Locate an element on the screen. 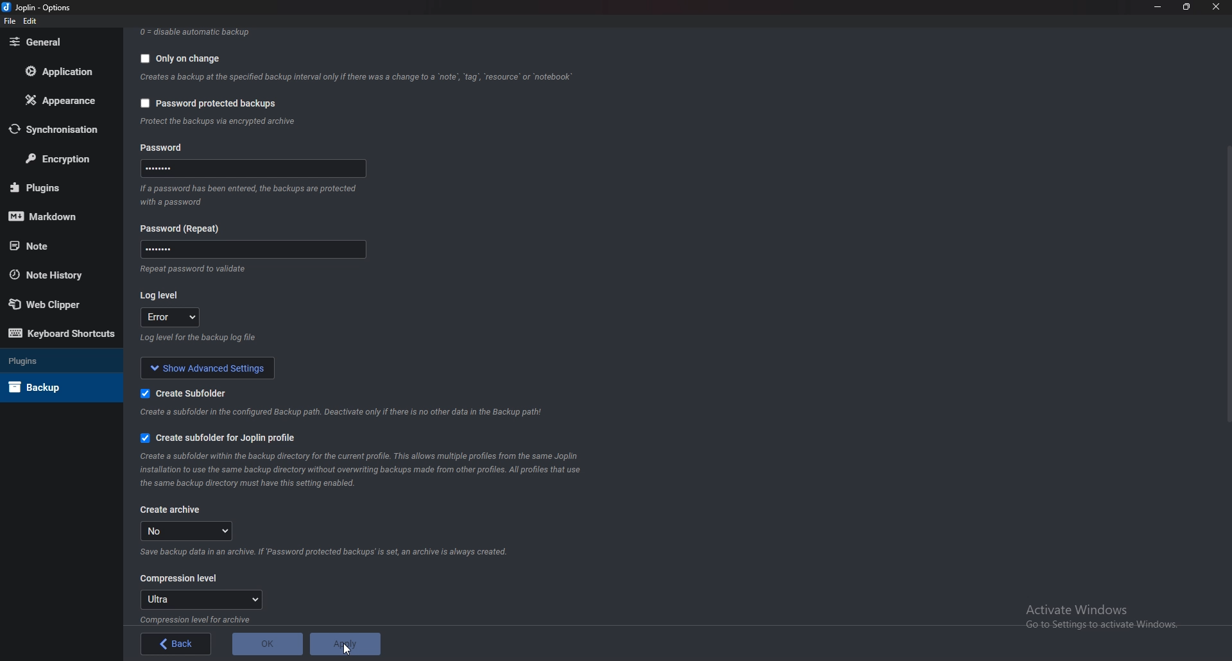  Info on log level is located at coordinates (199, 338).